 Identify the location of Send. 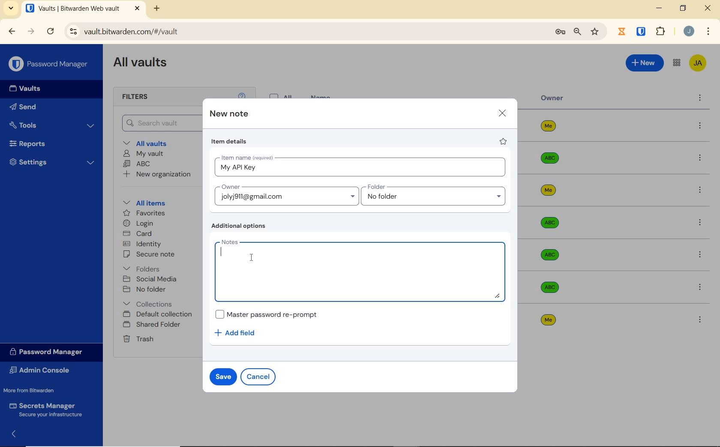
(39, 108).